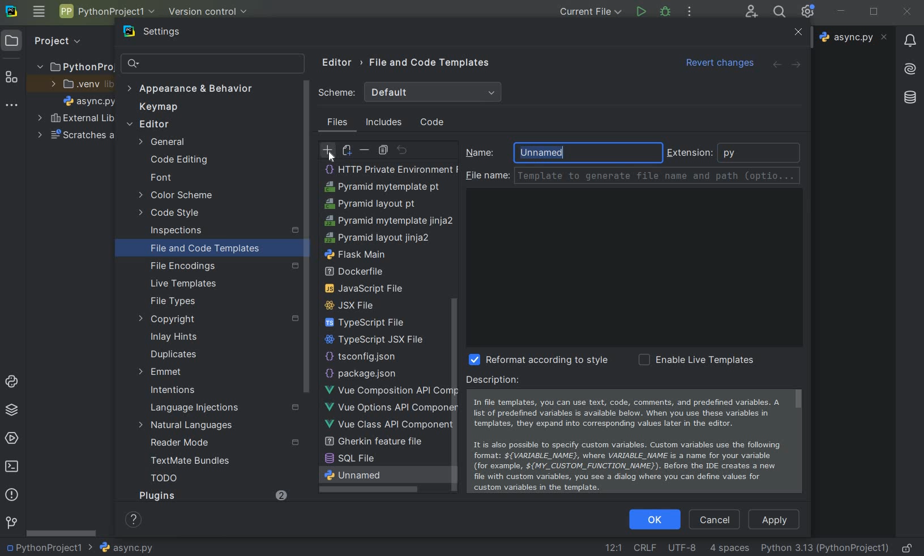 Image resolution: width=924 pixels, height=556 pixels. Describe the element at coordinates (589, 12) in the screenshot. I see `current file` at that location.